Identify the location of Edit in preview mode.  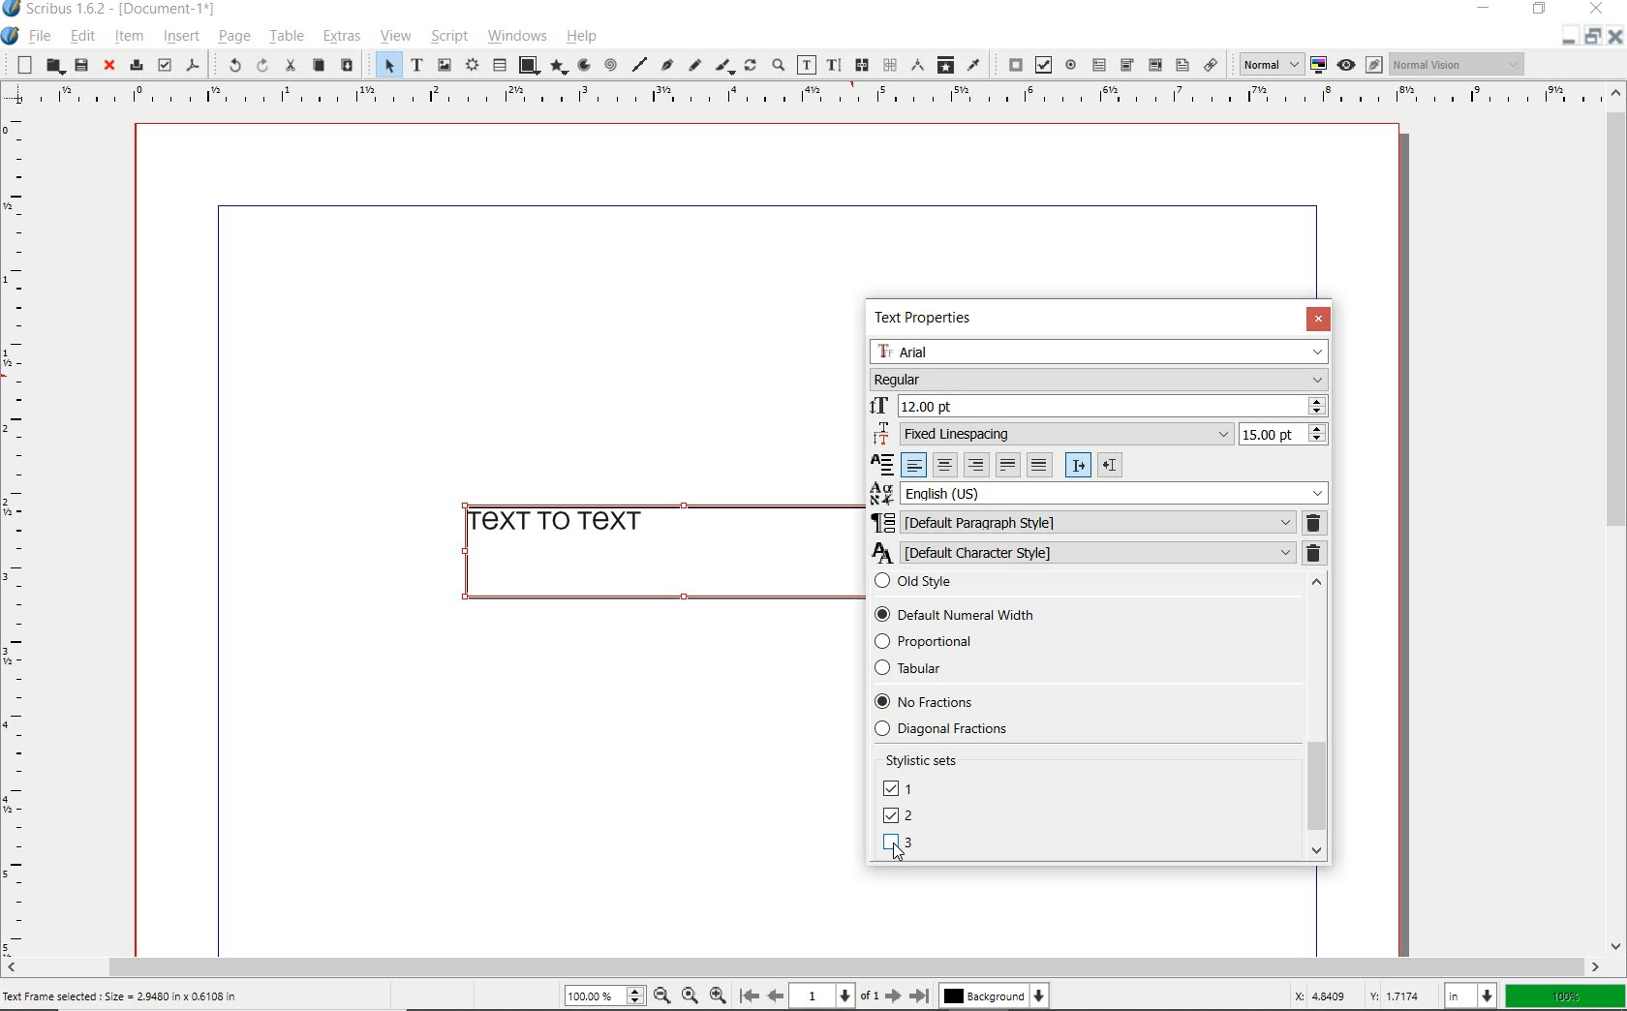
(1373, 67).